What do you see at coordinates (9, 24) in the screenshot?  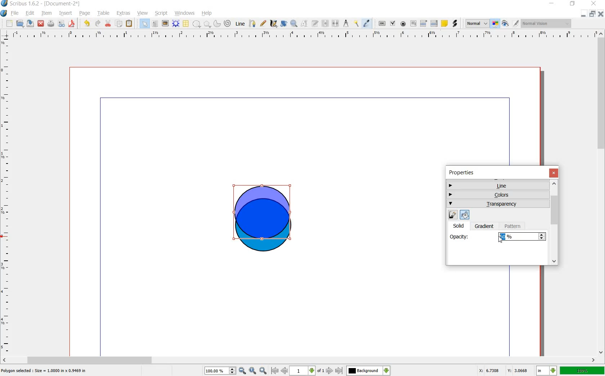 I see `new` at bounding box center [9, 24].